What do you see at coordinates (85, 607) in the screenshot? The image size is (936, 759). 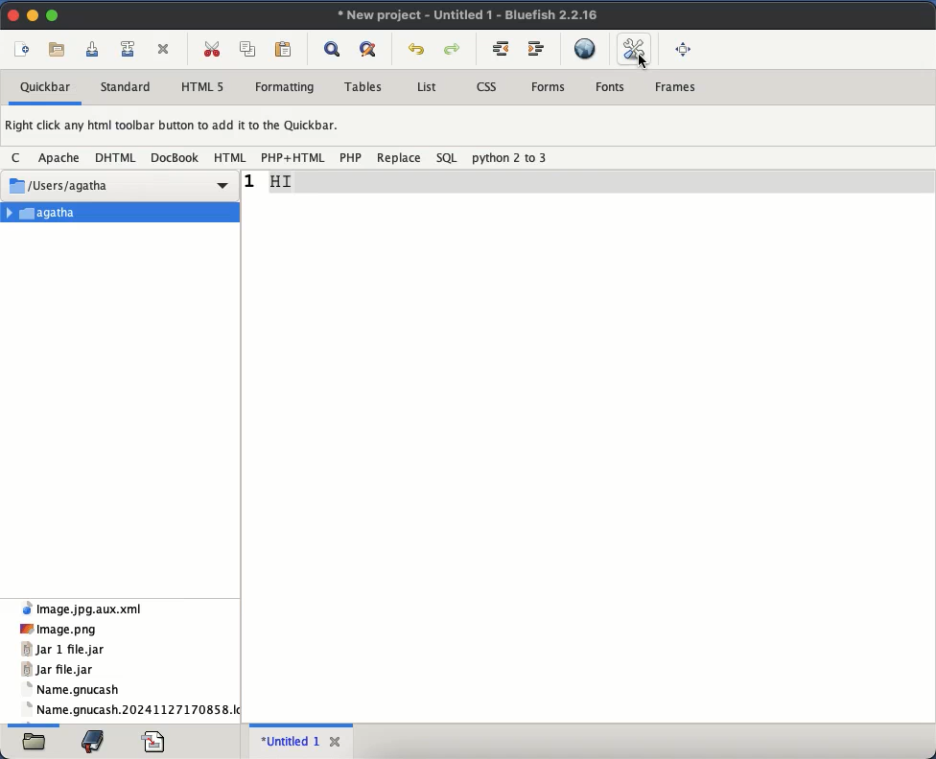 I see `xml` at bounding box center [85, 607].